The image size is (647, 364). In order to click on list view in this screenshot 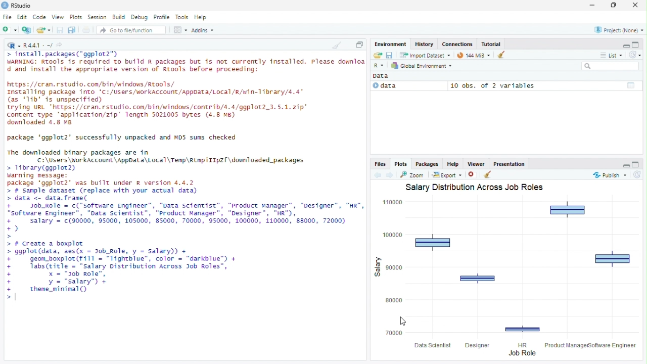, I will do `click(611, 55)`.